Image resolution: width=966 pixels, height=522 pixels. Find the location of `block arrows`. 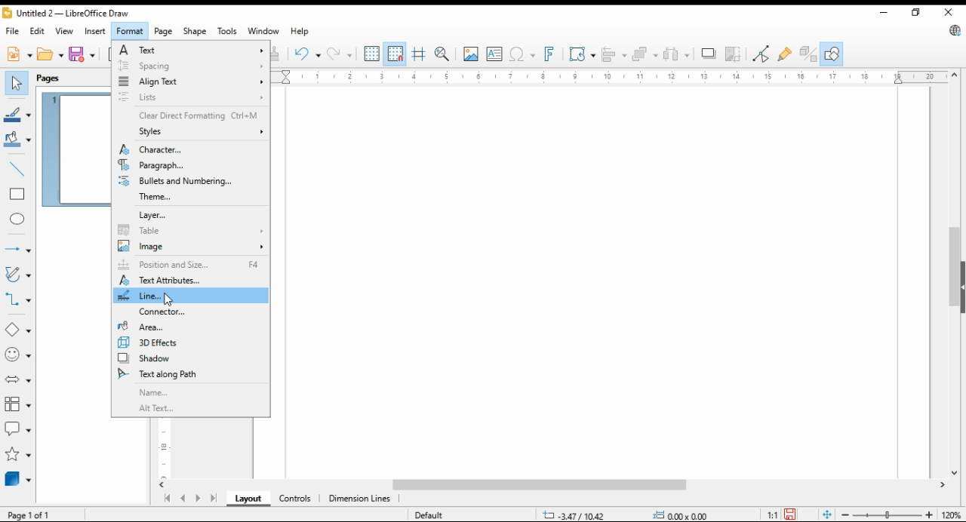

block arrows is located at coordinates (20, 379).